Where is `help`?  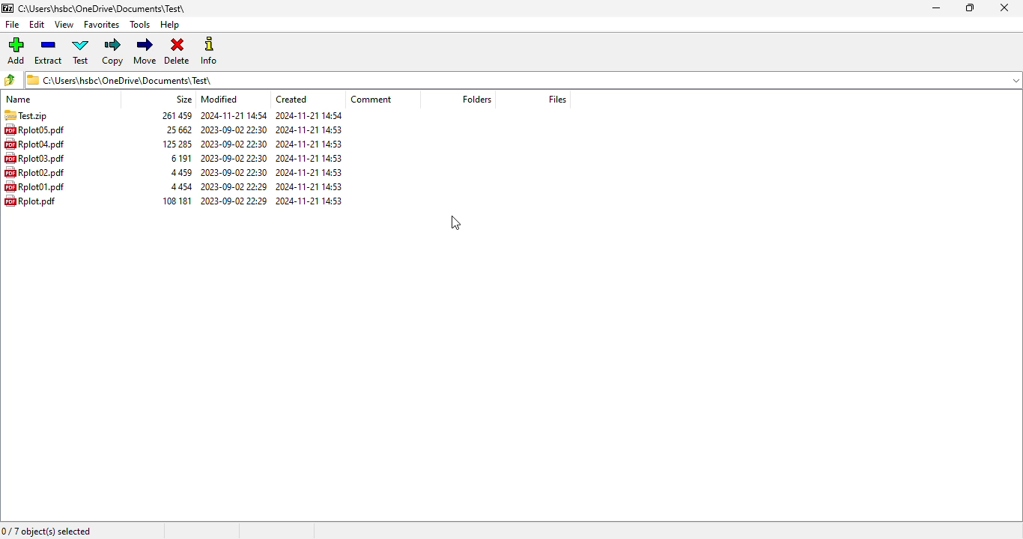 help is located at coordinates (170, 25).